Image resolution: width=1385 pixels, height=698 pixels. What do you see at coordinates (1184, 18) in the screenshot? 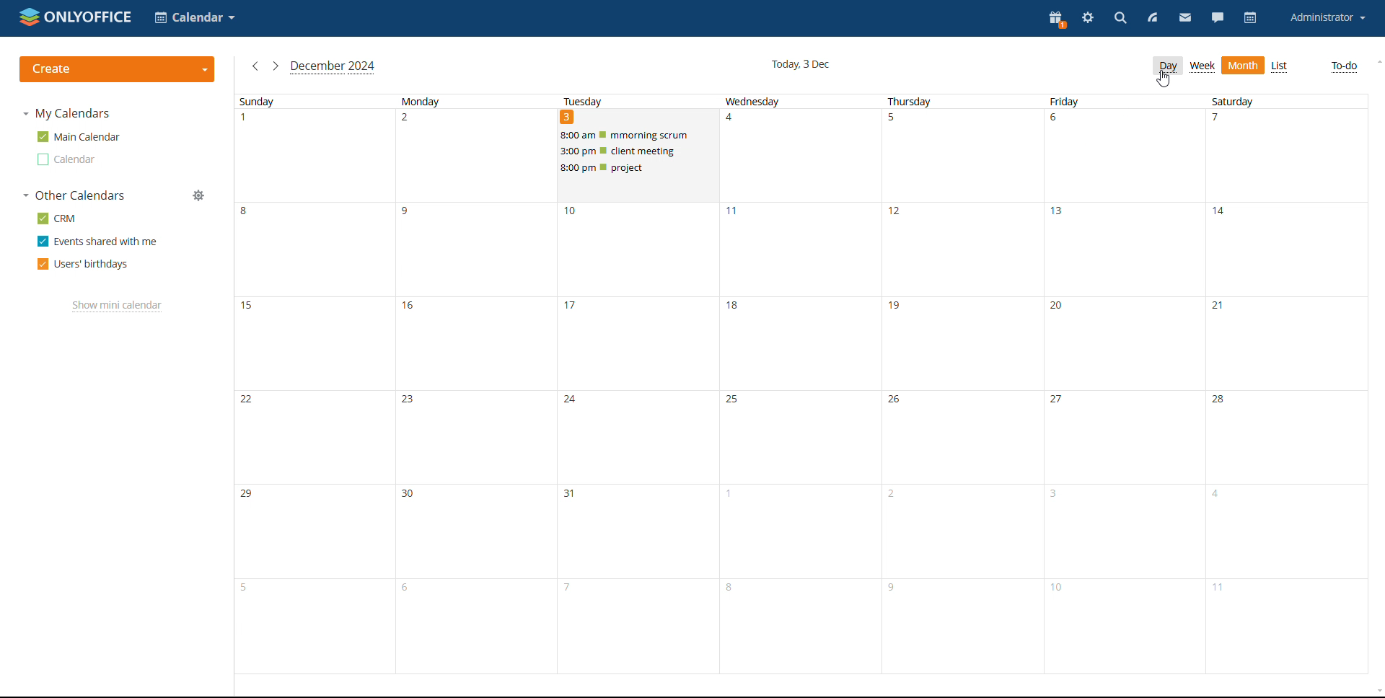
I see `mail` at bounding box center [1184, 18].